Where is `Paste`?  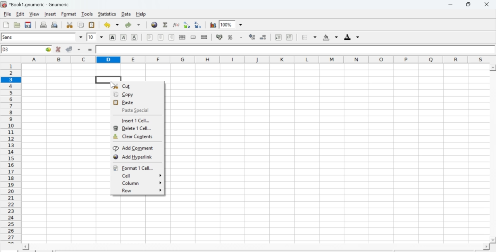 Paste is located at coordinates (92, 26).